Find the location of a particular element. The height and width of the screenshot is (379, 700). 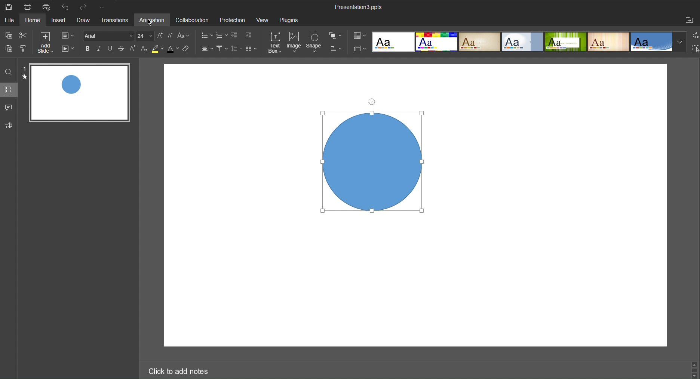

Arrange is located at coordinates (338, 36).